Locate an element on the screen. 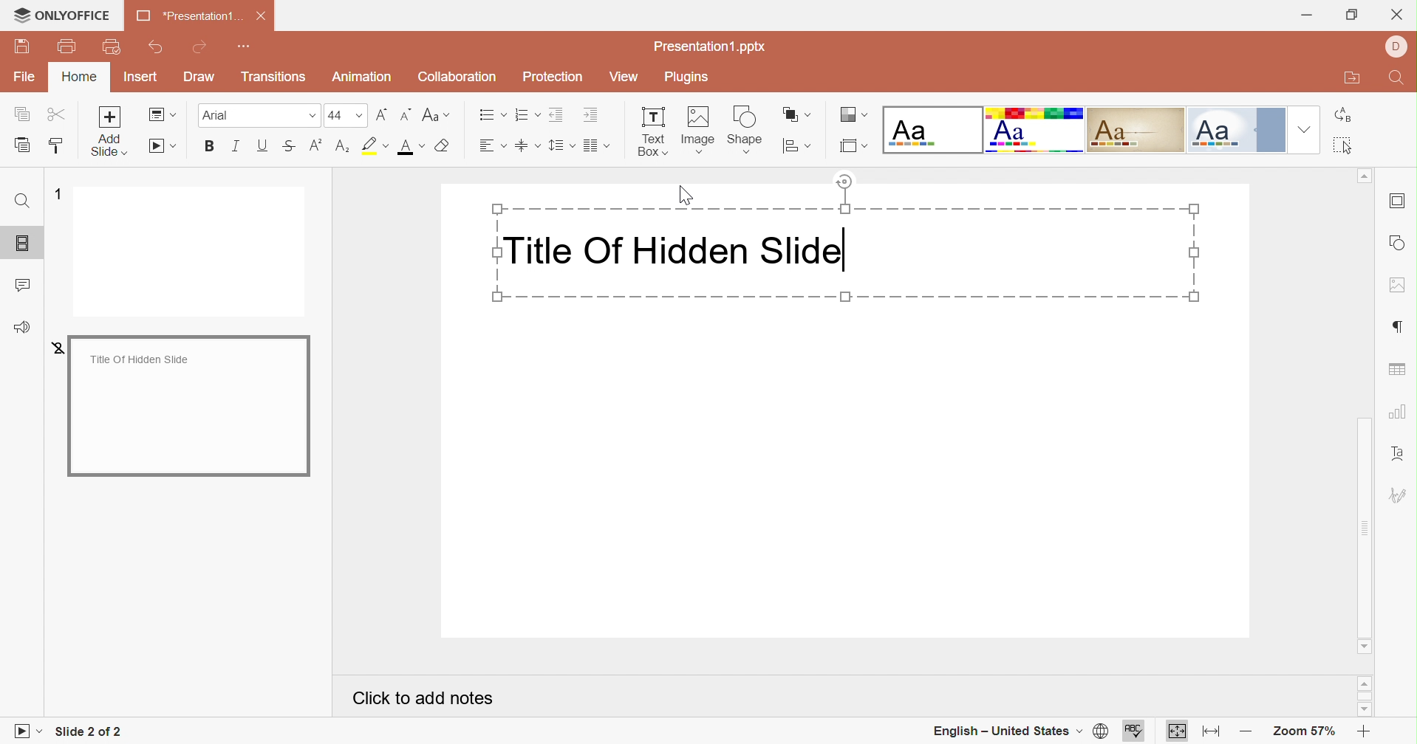 This screenshot has height=744, width=1417. Scroll up is located at coordinates (1363, 173).